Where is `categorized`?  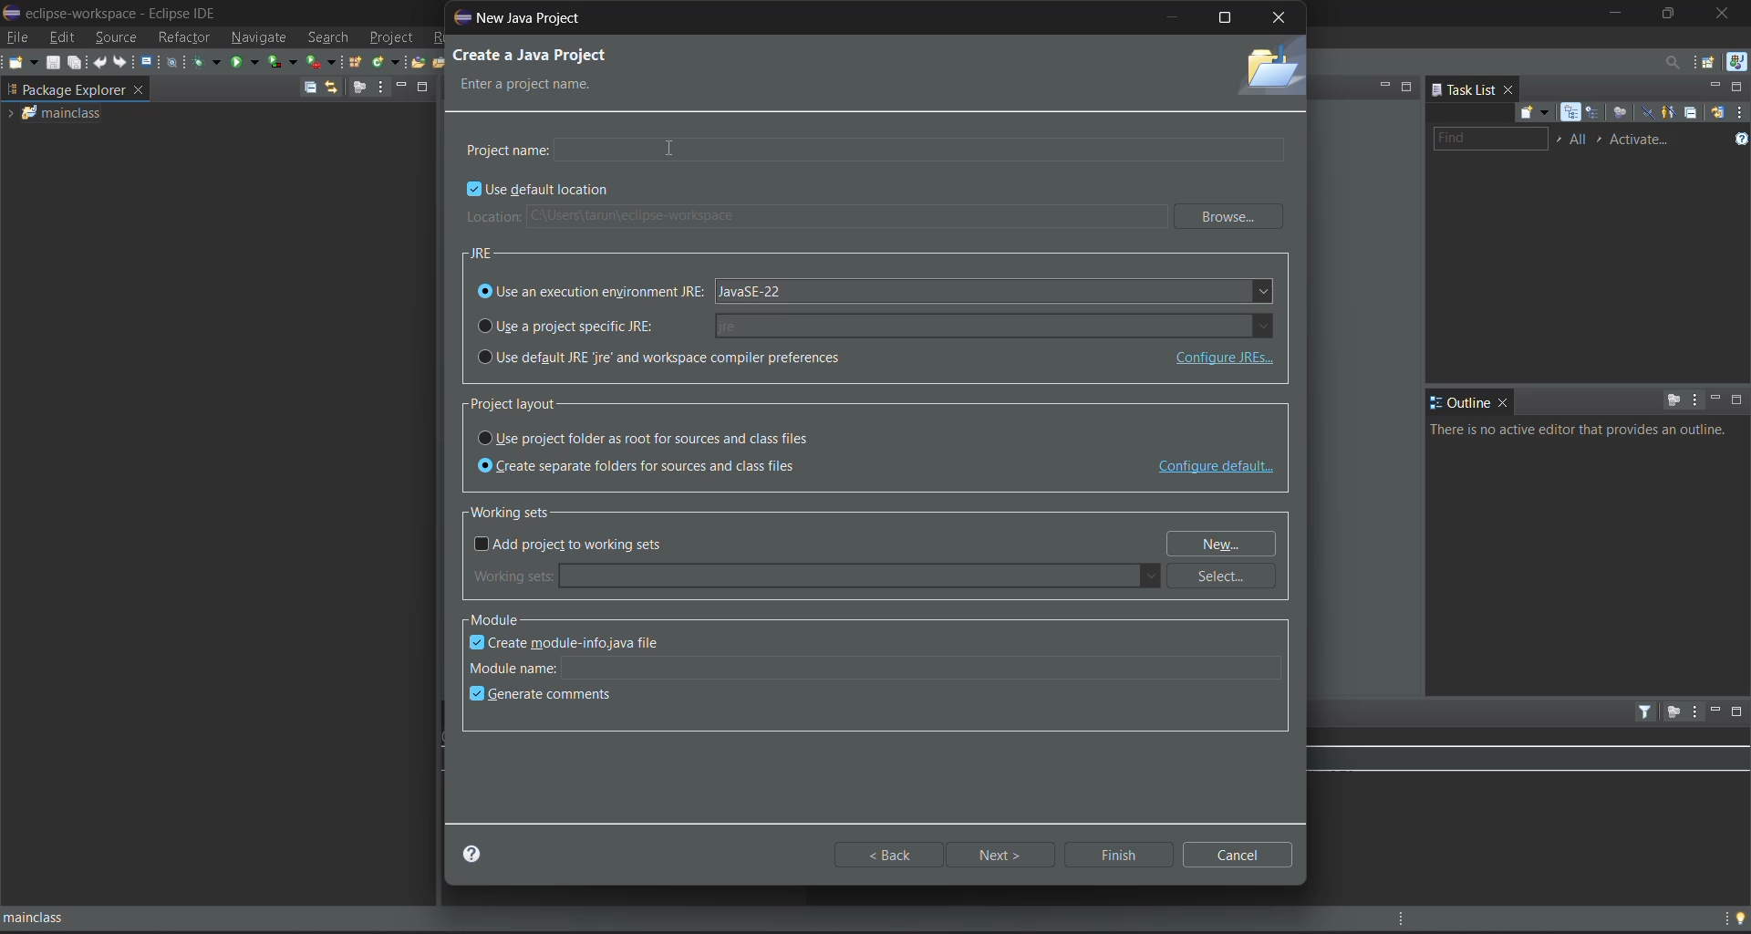 categorized is located at coordinates (1572, 112).